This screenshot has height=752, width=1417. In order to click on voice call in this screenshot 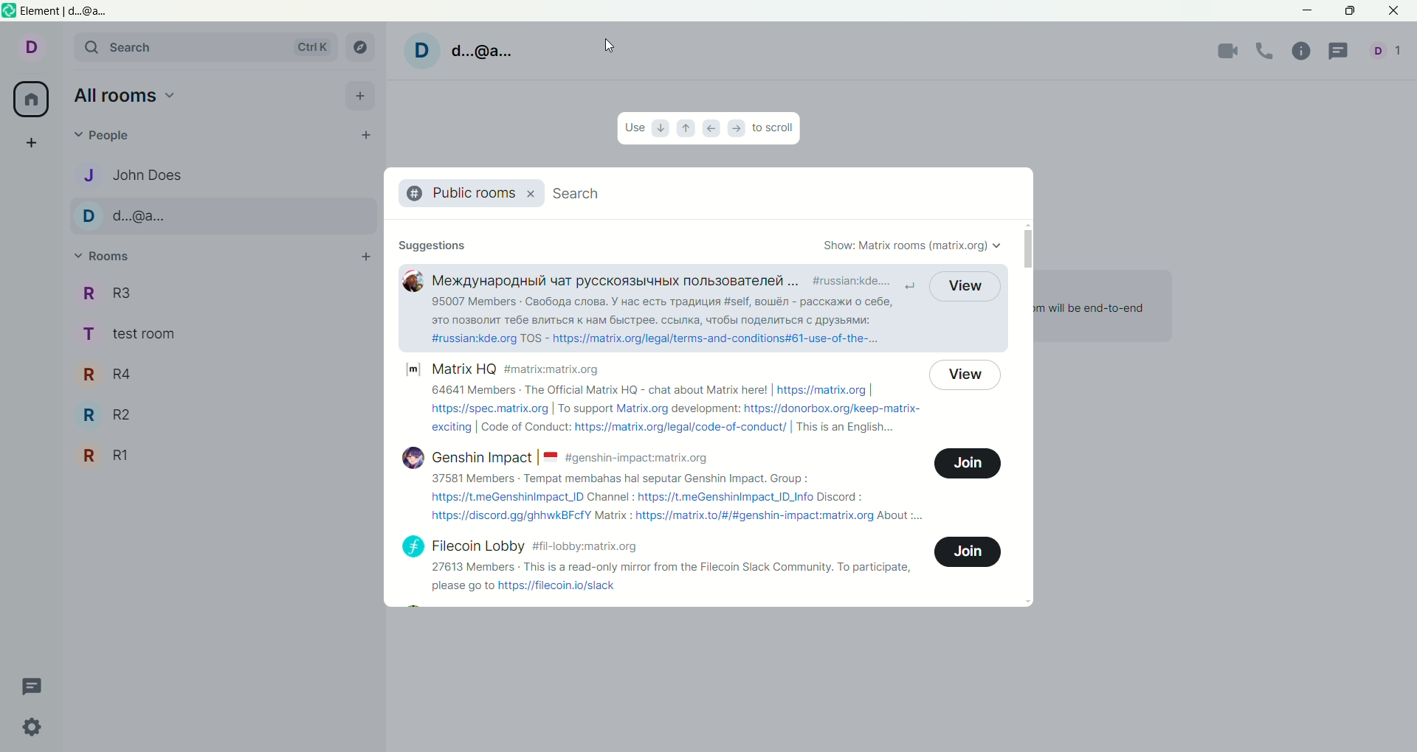, I will do `click(1266, 51)`.